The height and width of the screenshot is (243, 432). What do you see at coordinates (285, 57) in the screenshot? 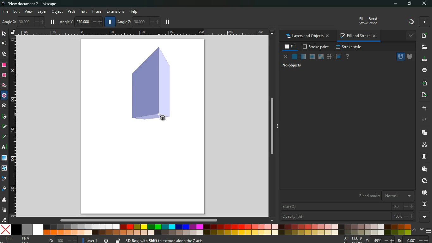
I see `cancel` at bounding box center [285, 57].